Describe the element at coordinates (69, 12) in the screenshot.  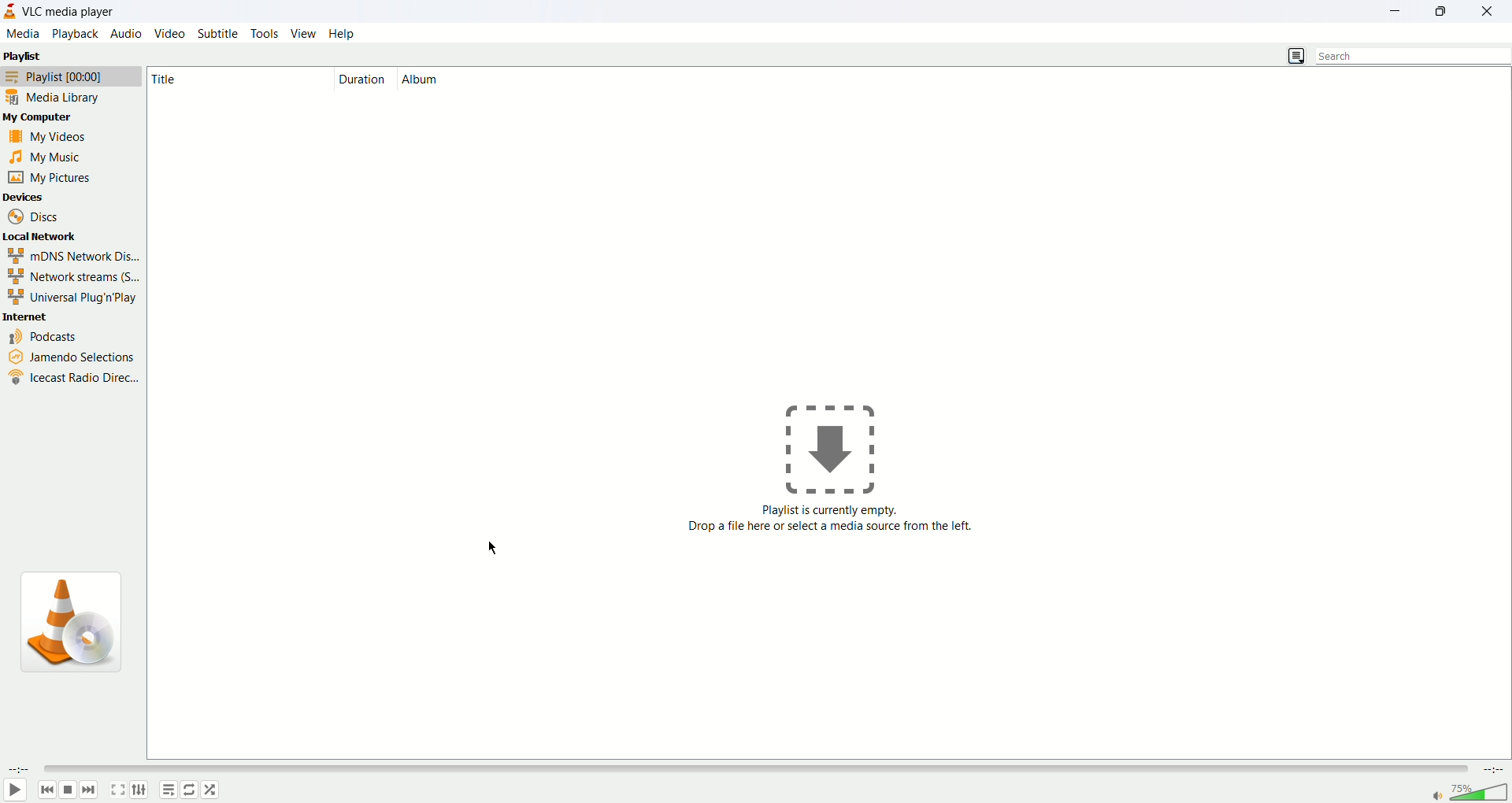
I see `VLC media player` at that location.